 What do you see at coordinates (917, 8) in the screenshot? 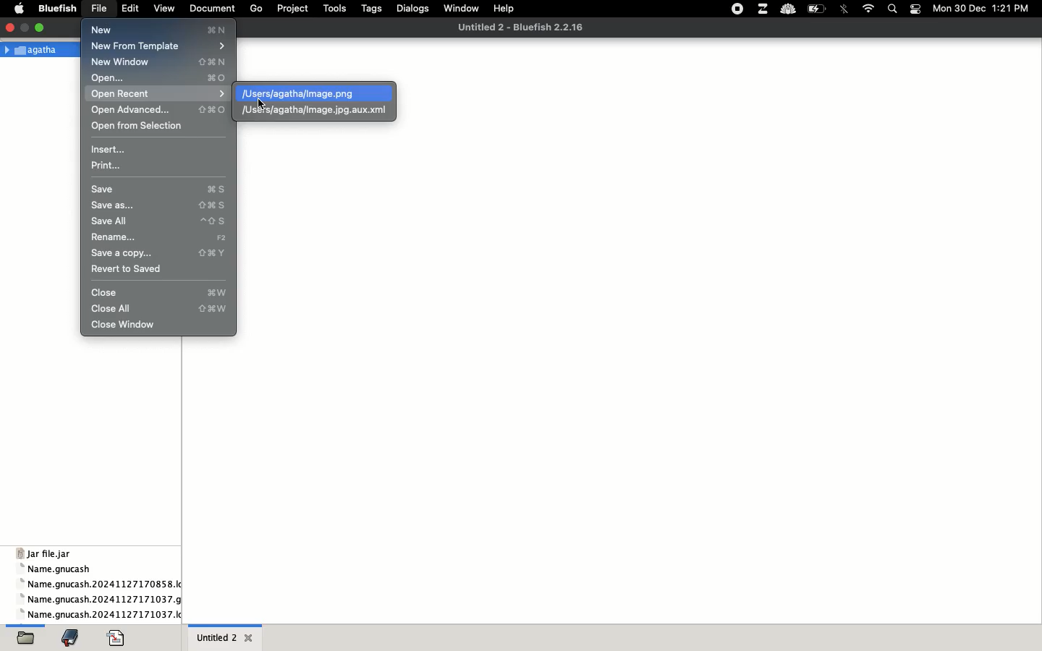
I see `notification` at bounding box center [917, 8].